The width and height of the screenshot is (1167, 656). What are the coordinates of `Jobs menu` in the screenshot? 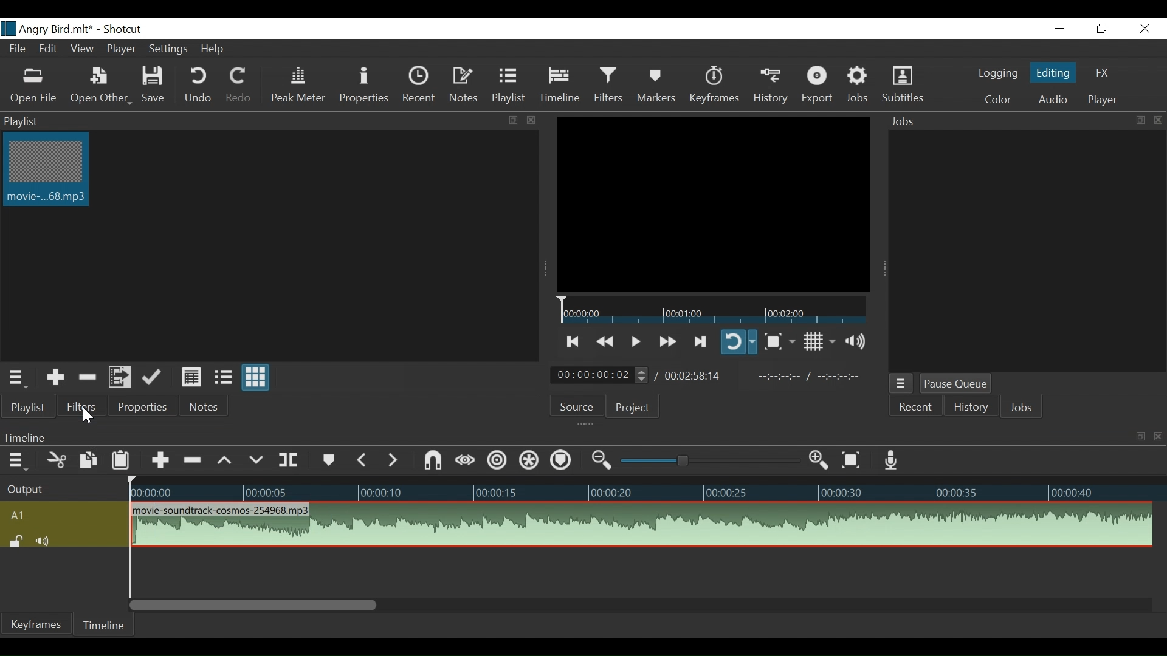 It's located at (901, 384).